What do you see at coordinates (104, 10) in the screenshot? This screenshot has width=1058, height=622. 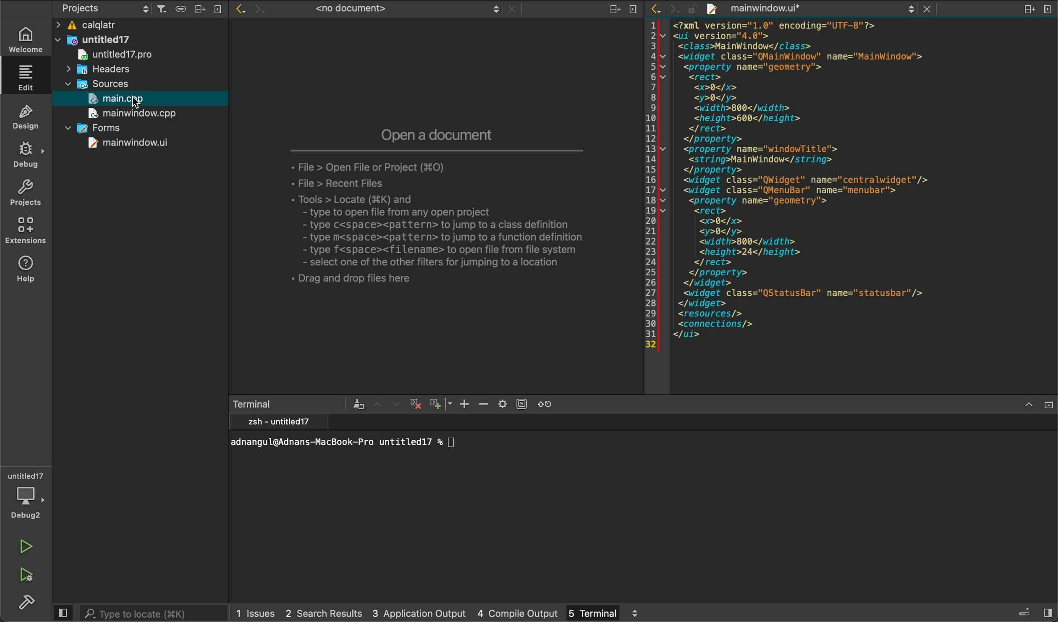 I see `projects` at bounding box center [104, 10].